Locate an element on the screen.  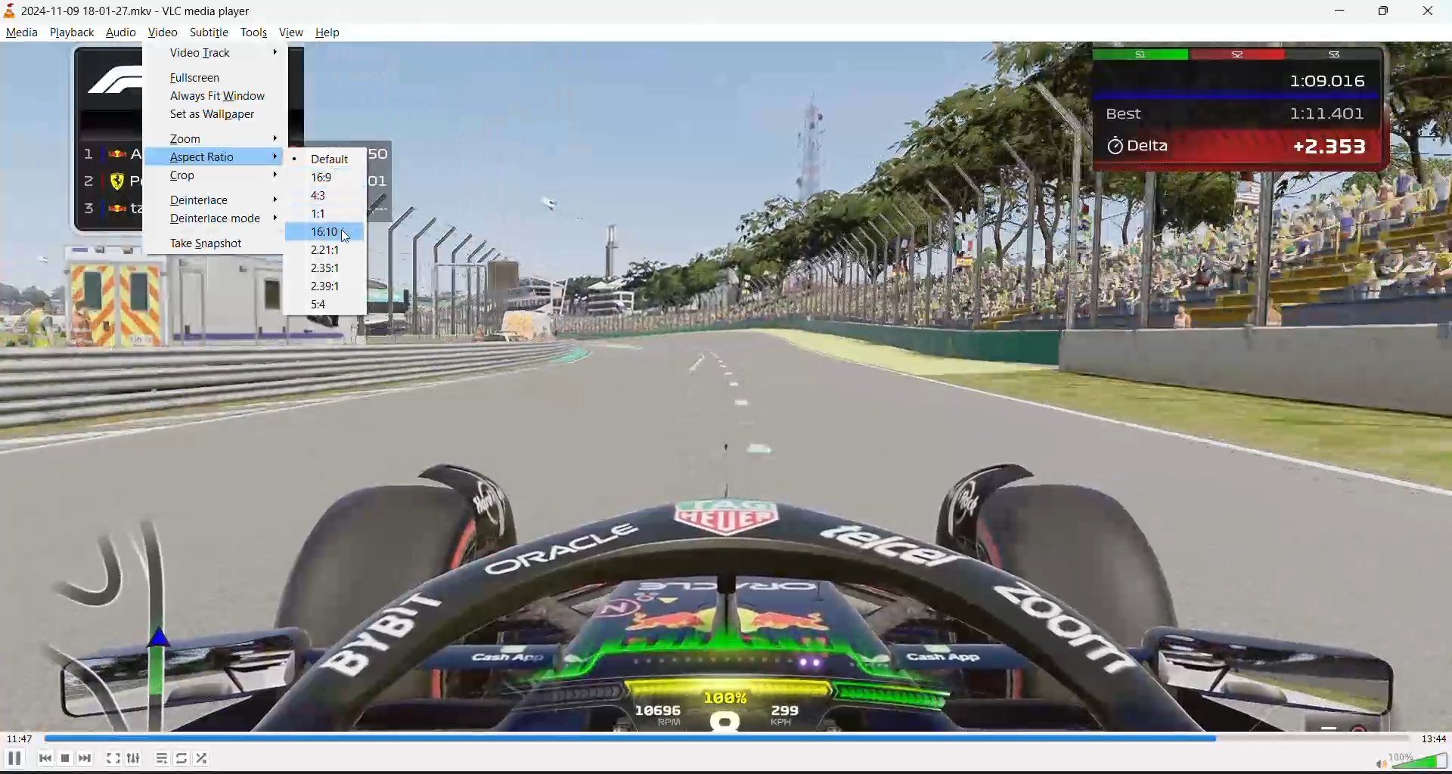
fullscreen is located at coordinates (114, 755).